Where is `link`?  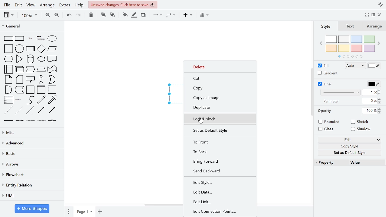
link is located at coordinates (9, 120).